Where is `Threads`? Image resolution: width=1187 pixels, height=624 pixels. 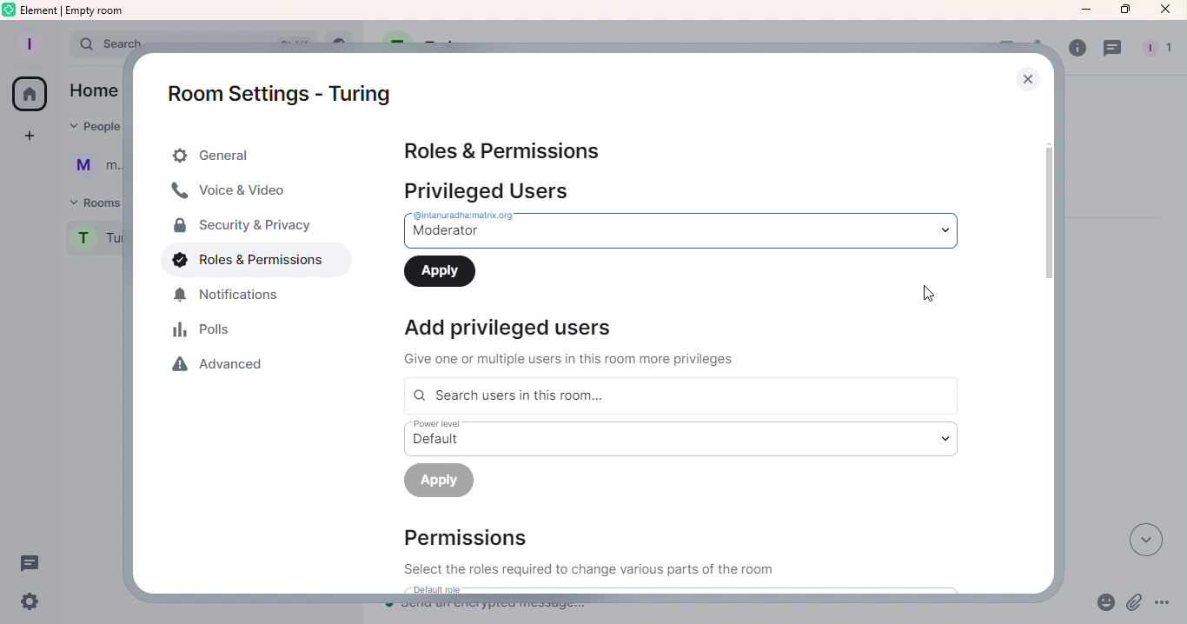
Threads is located at coordinates (1113, 51).